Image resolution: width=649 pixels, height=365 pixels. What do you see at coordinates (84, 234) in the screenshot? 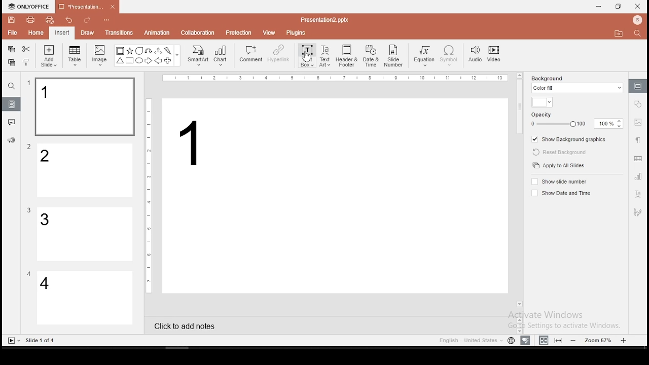
I see `slide 3` at bounding box center [84, 234].